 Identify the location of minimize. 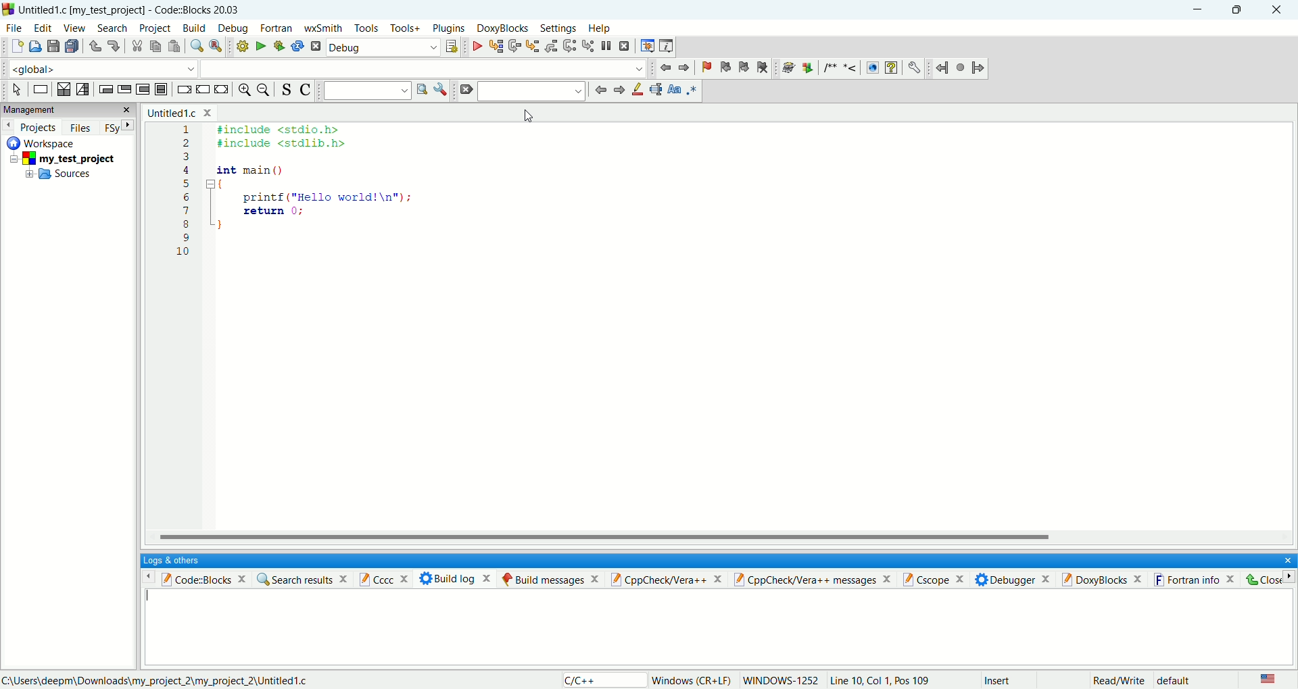
(1200, 10).